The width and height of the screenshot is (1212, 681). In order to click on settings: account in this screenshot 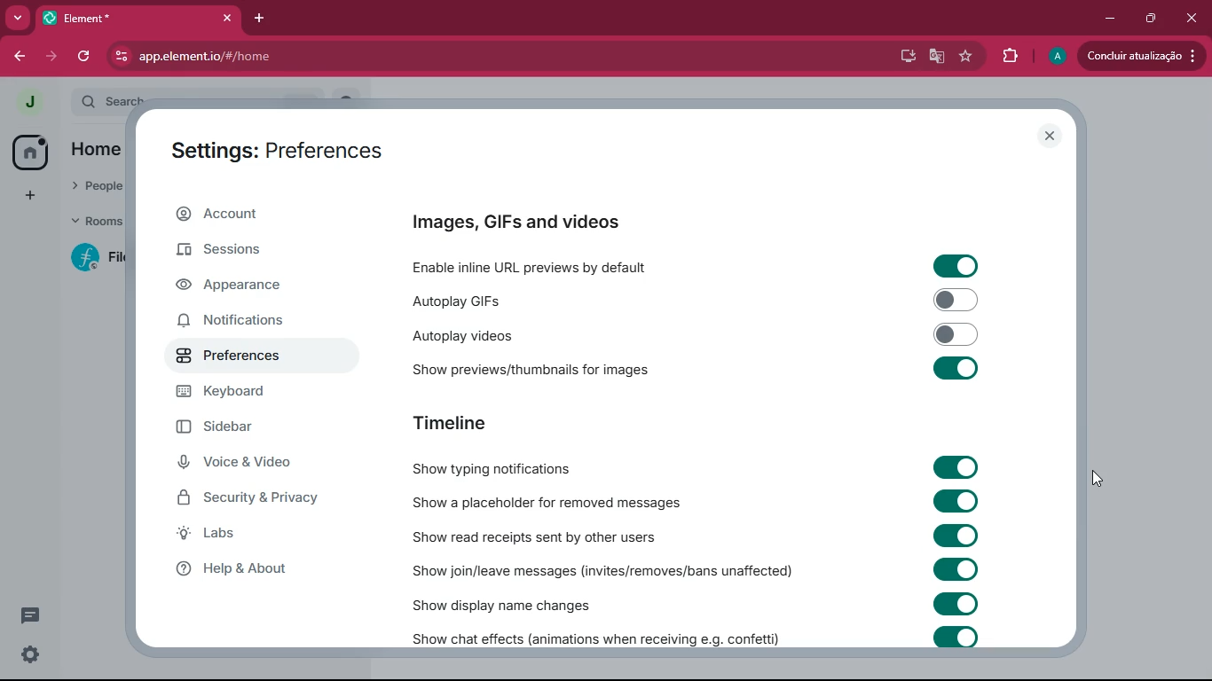, I will do `click(279, 153)`.